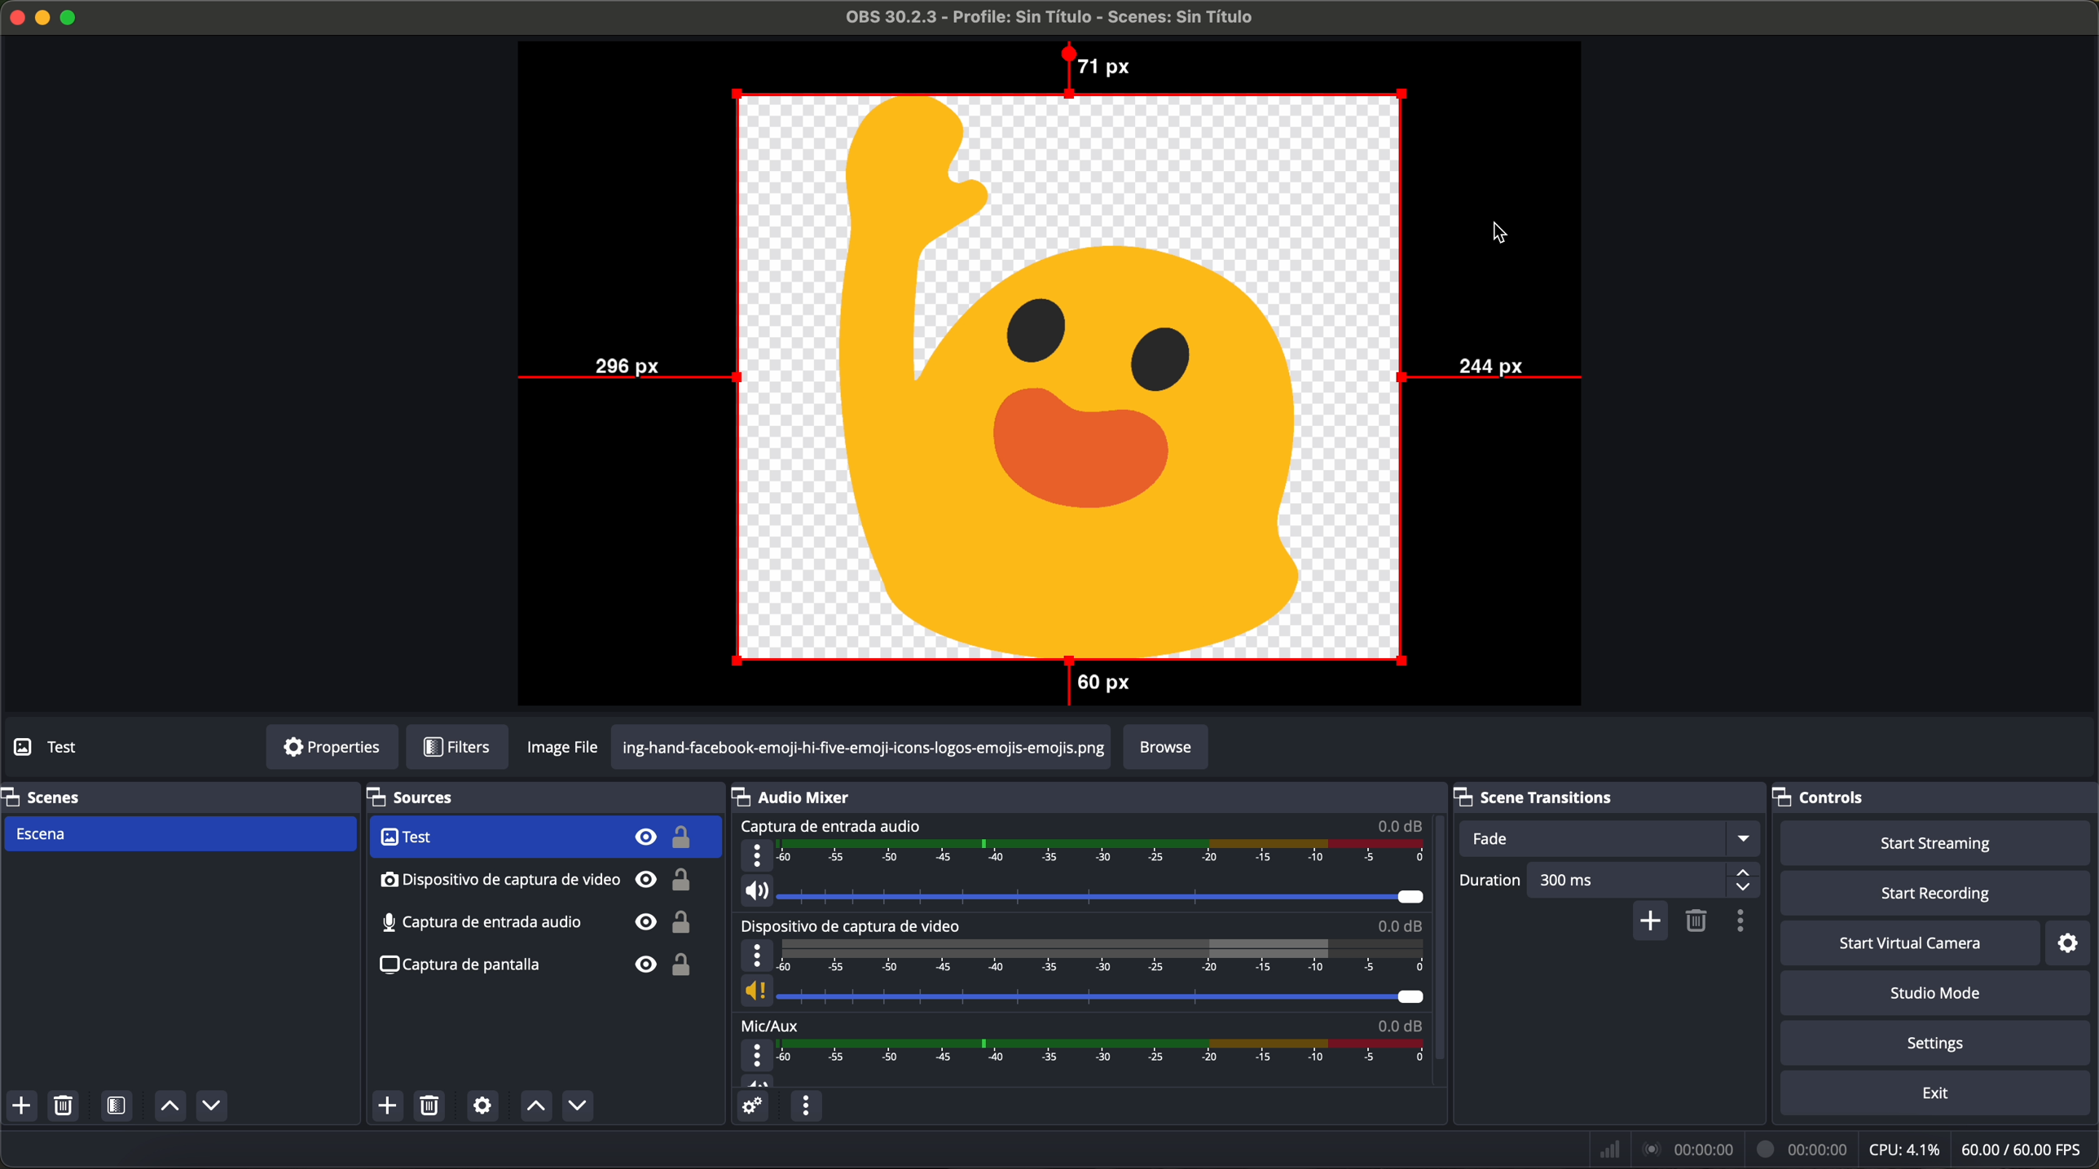 The width and height of the screenshot is (2099, 1169). I want to click on no source selected, so click(86, 745).